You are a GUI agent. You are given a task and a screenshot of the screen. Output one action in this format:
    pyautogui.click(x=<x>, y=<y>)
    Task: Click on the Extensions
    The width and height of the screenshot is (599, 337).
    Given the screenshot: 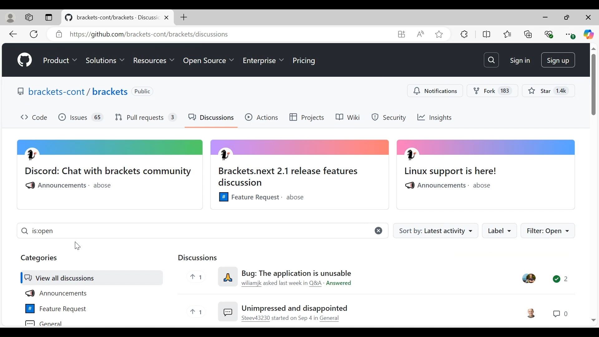 What is the action you would take?
    pyautogui.click(x=464, y=33)
    